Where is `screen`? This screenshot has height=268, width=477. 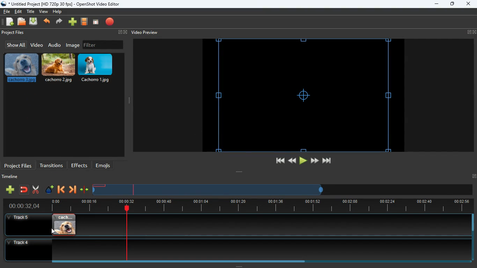 screen is located at coordinates (96, 22).